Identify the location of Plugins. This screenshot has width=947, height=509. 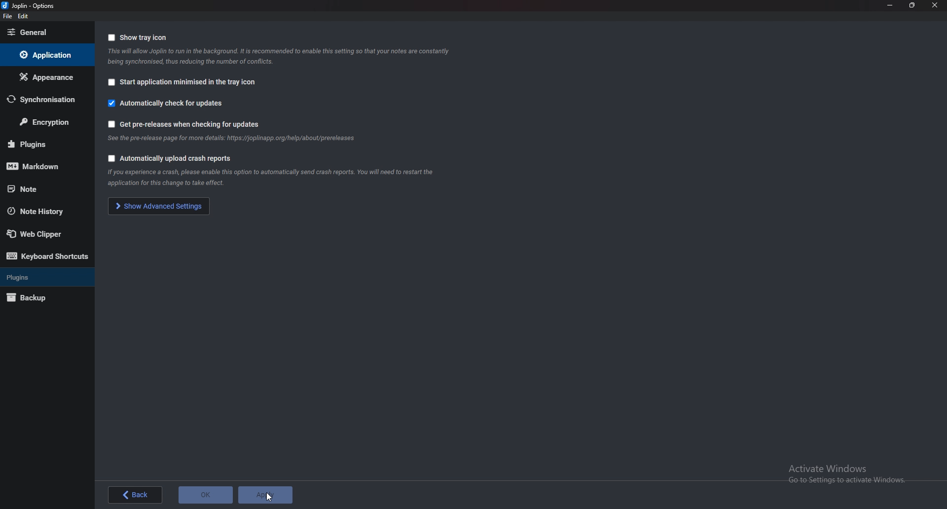
(42, 277).